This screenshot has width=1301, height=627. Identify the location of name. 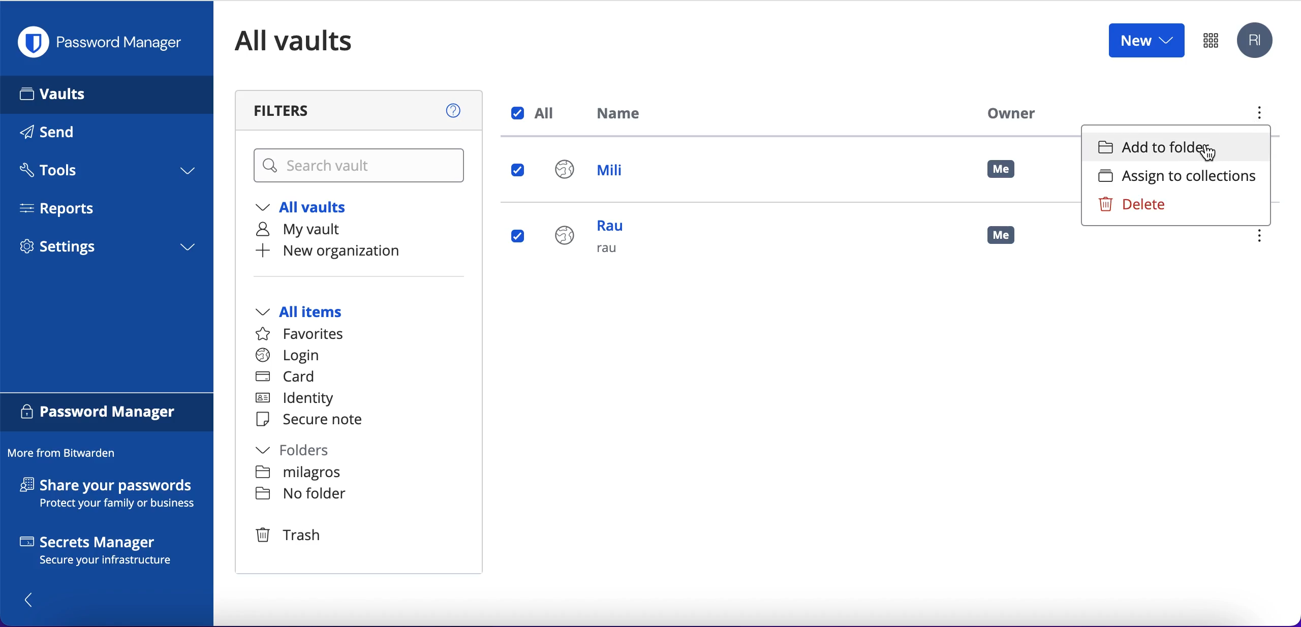
(625, 115).